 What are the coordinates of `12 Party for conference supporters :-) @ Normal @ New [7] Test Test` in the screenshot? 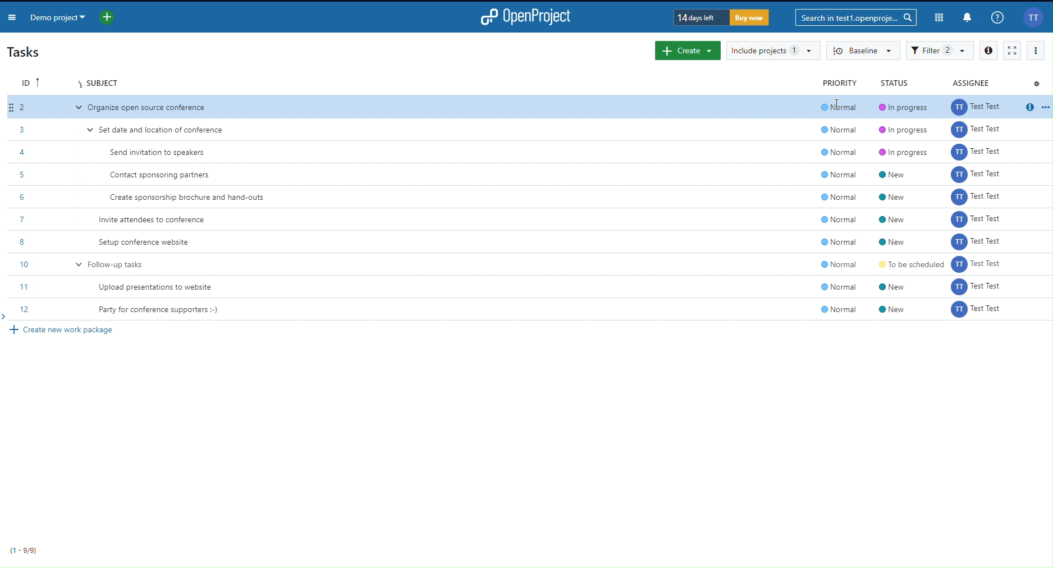 It's located at (532, 309).